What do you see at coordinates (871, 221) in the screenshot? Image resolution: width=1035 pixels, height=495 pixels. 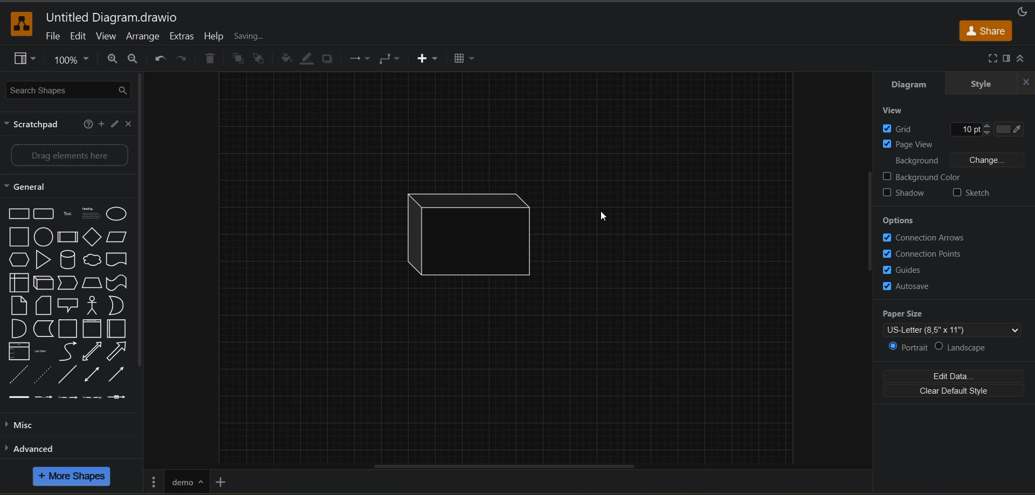 I see `vertical scroll bar` at bounding box center [871, 221].